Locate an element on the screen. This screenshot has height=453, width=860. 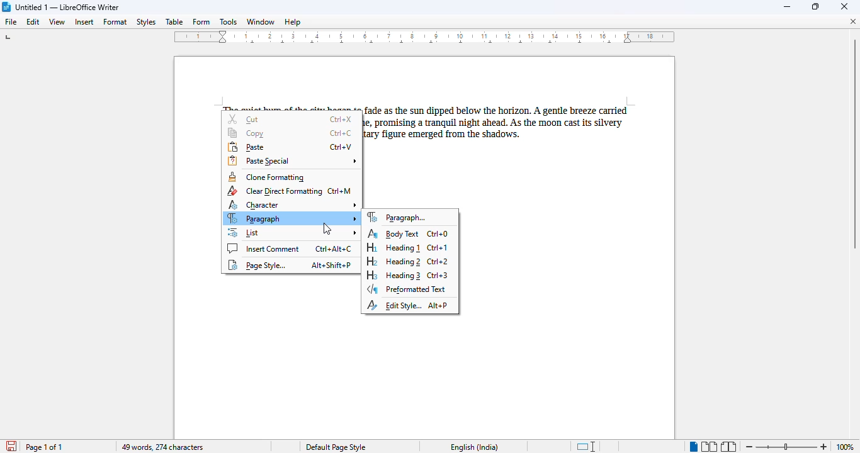
close document is located at coordinates (853, 21).